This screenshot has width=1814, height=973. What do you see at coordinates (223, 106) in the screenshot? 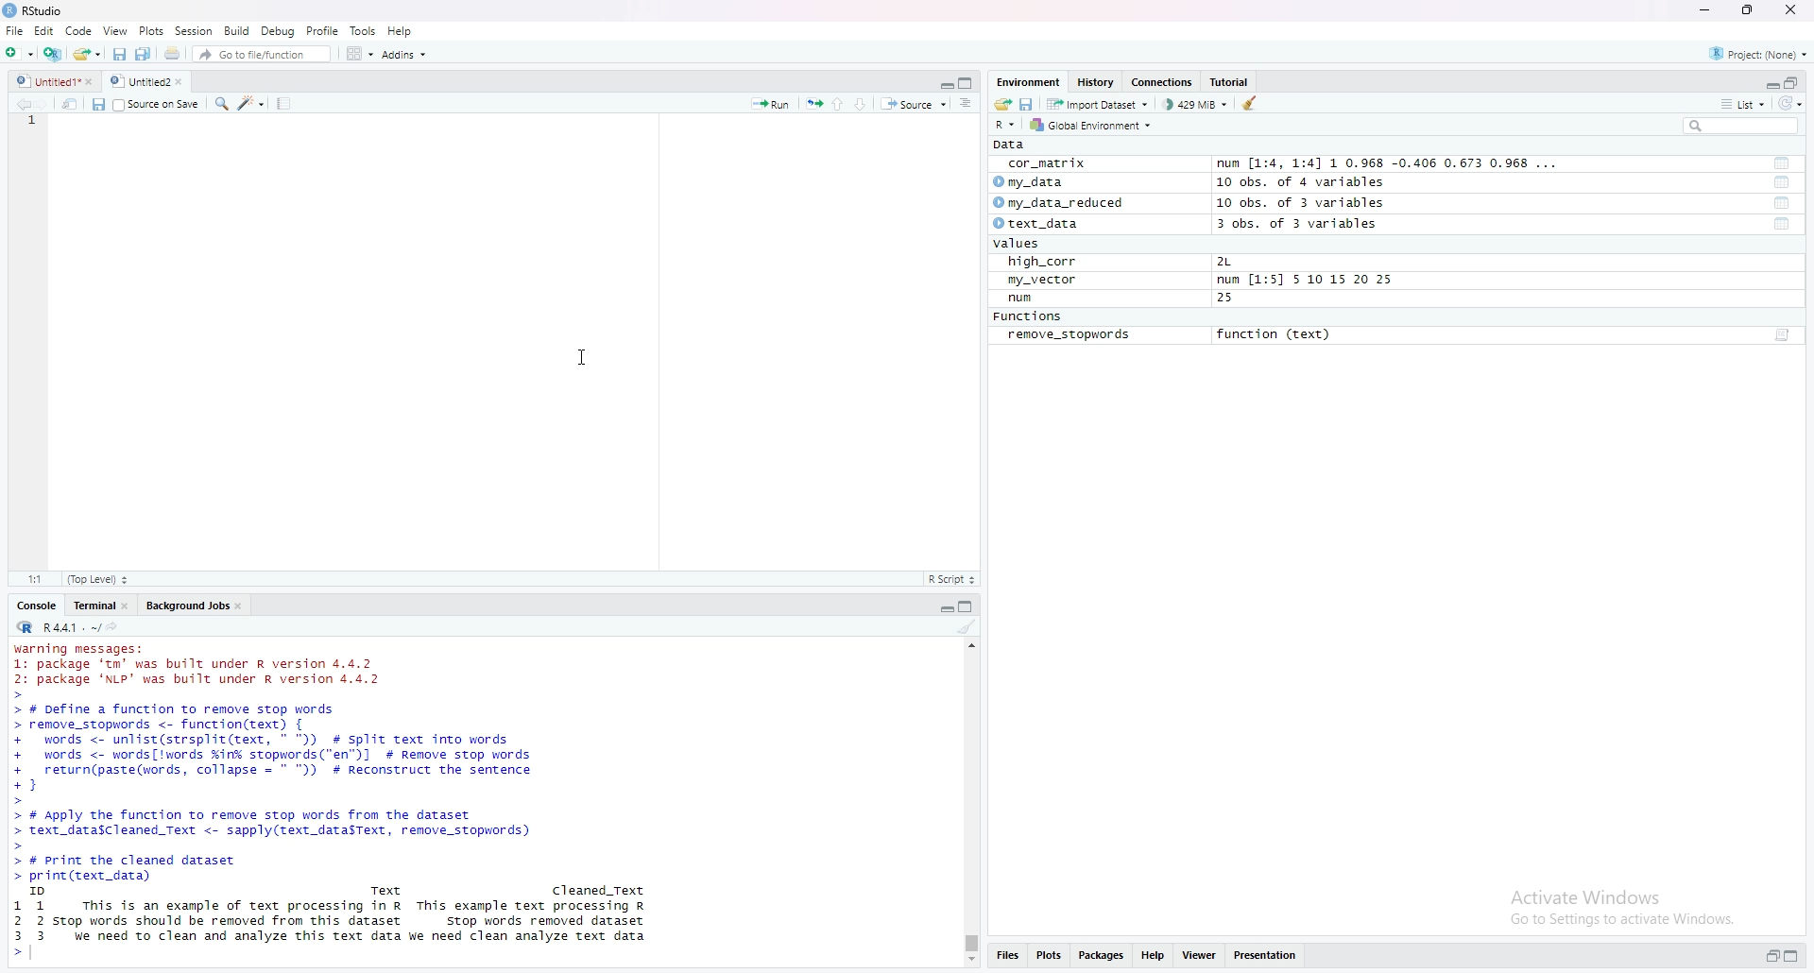
I see `Find/Replace` at bounding box center [223, 106].